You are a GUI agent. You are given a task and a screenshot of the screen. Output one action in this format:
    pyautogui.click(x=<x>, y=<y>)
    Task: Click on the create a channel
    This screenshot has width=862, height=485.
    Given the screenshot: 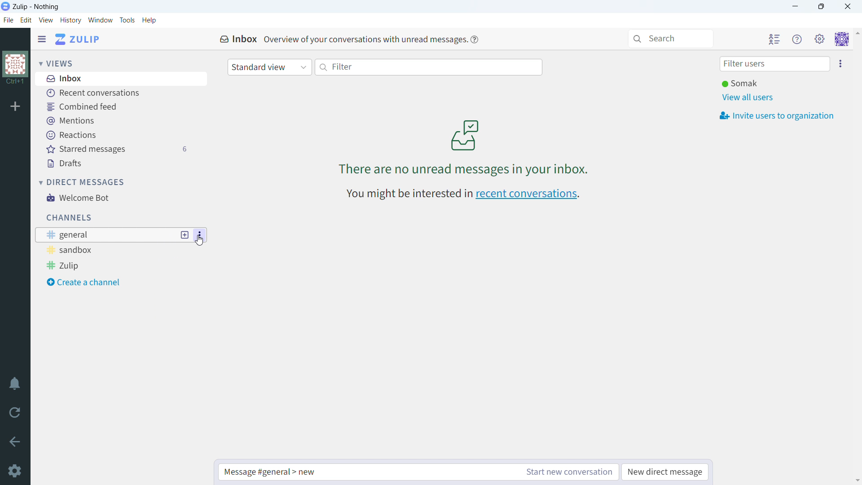 What is the action you would take?
    pyautogui.click(x=107, y=282)
    